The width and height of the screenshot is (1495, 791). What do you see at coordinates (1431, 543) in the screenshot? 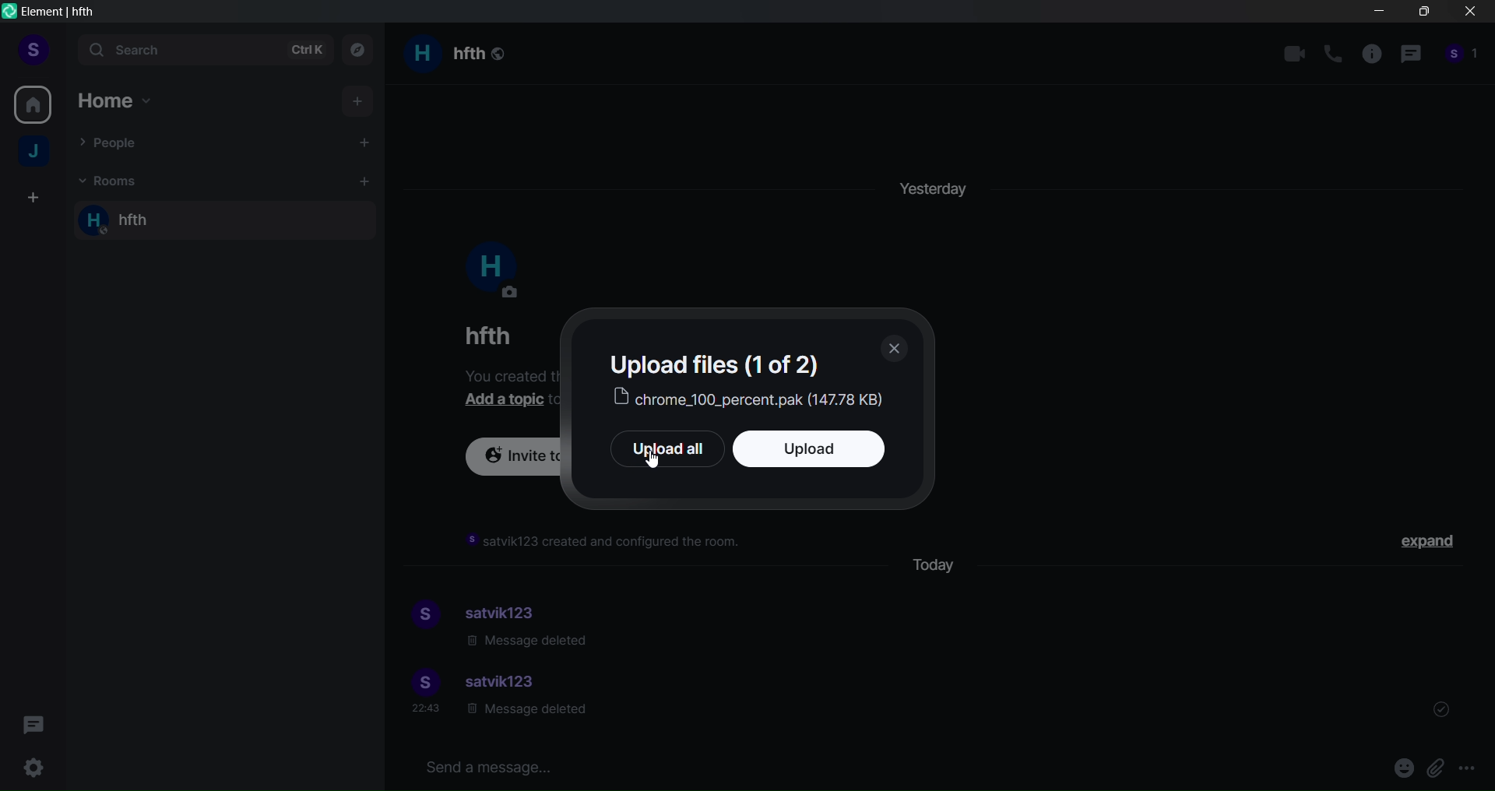
I see `expand` at bounding box center [1431, 543].